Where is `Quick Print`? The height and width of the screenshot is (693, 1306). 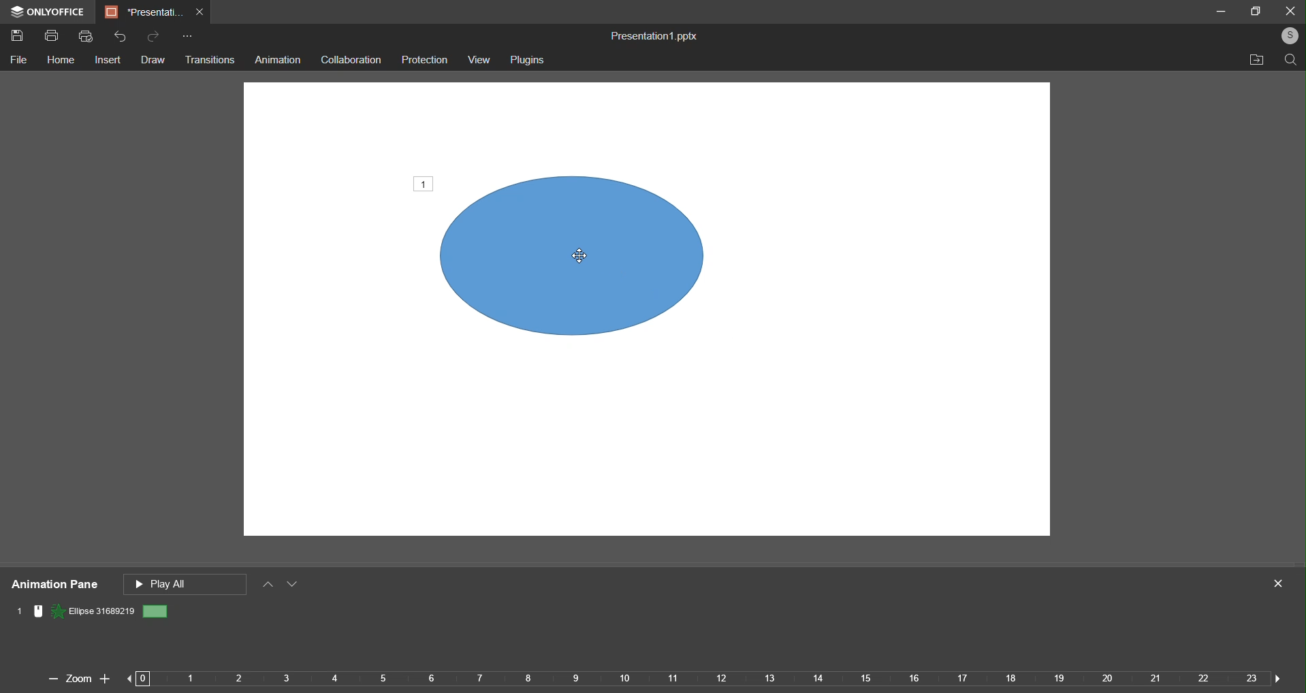
Quick Print is located at coordinates (89, 37).